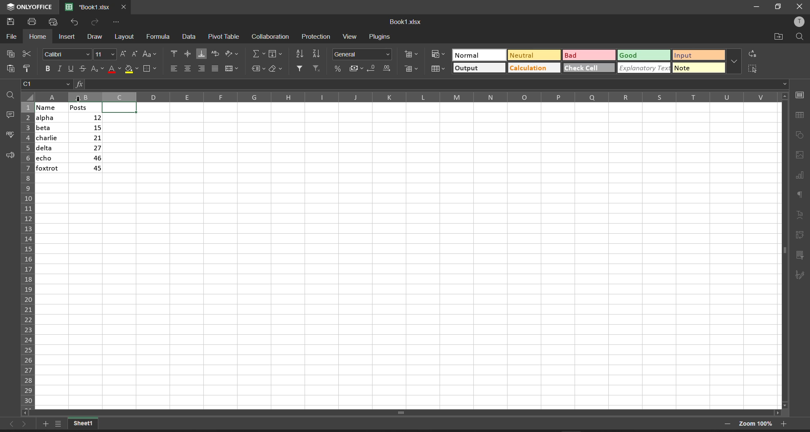 This screenshot has height=432, width=810. I want to click on plugins, so click(381, 37).